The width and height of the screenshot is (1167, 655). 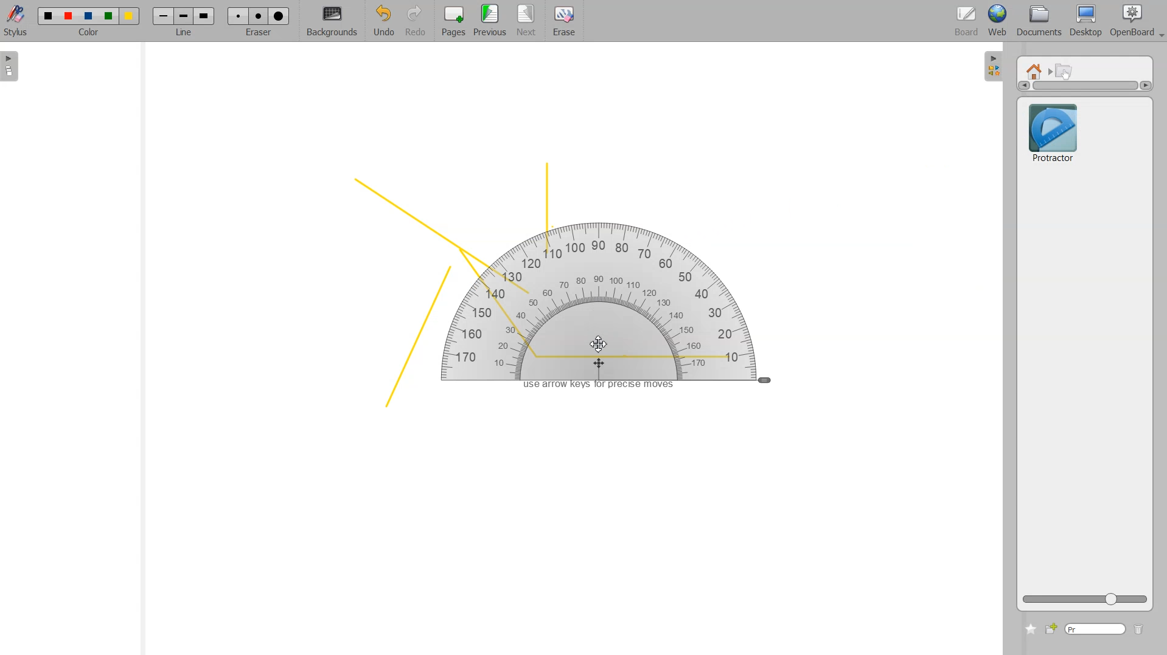 I want to click on Stylus, so click(x=17, y=20).